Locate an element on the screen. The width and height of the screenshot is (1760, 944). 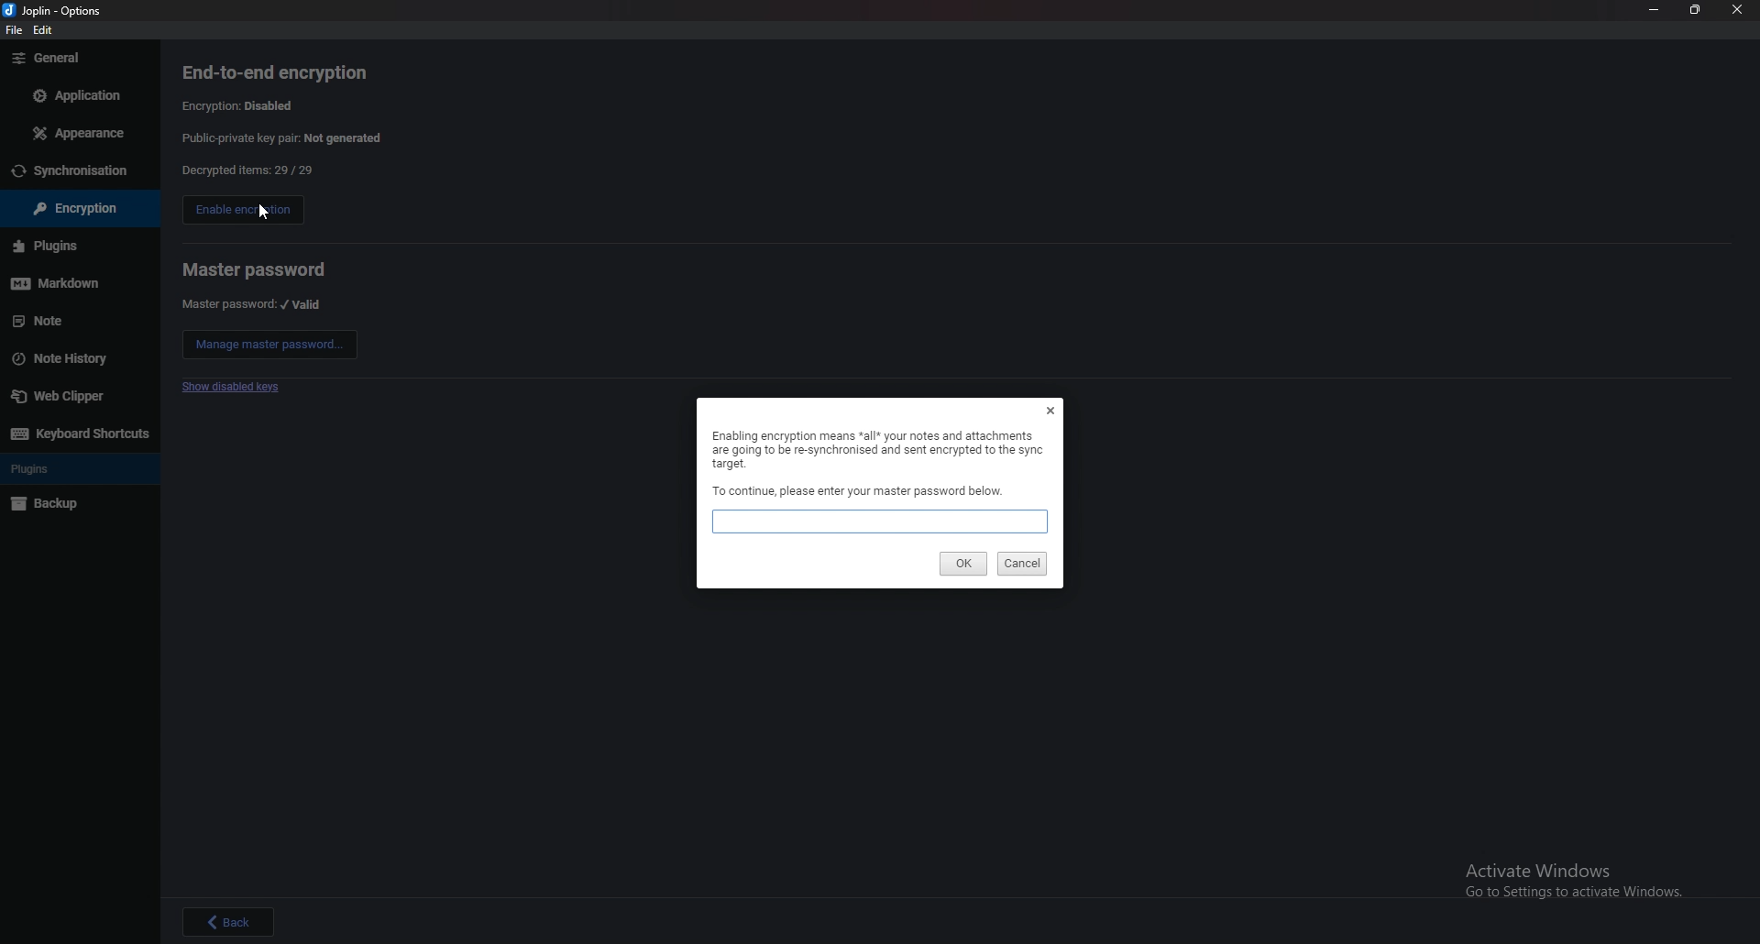
 is located at coordinates (68, 171).